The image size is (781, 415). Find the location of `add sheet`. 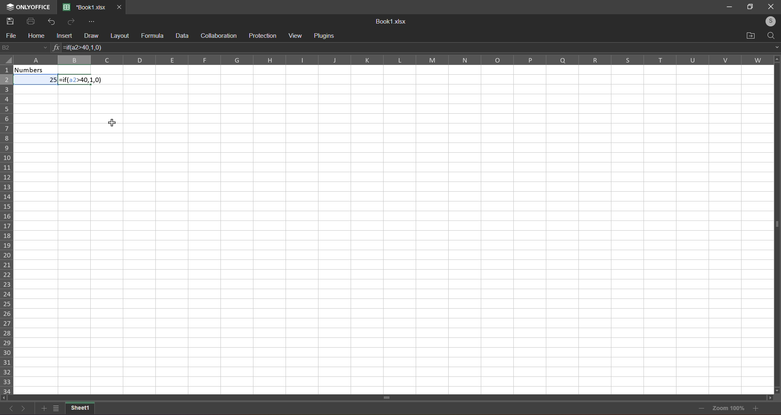

add sheet is located at coordinates (43, 409).